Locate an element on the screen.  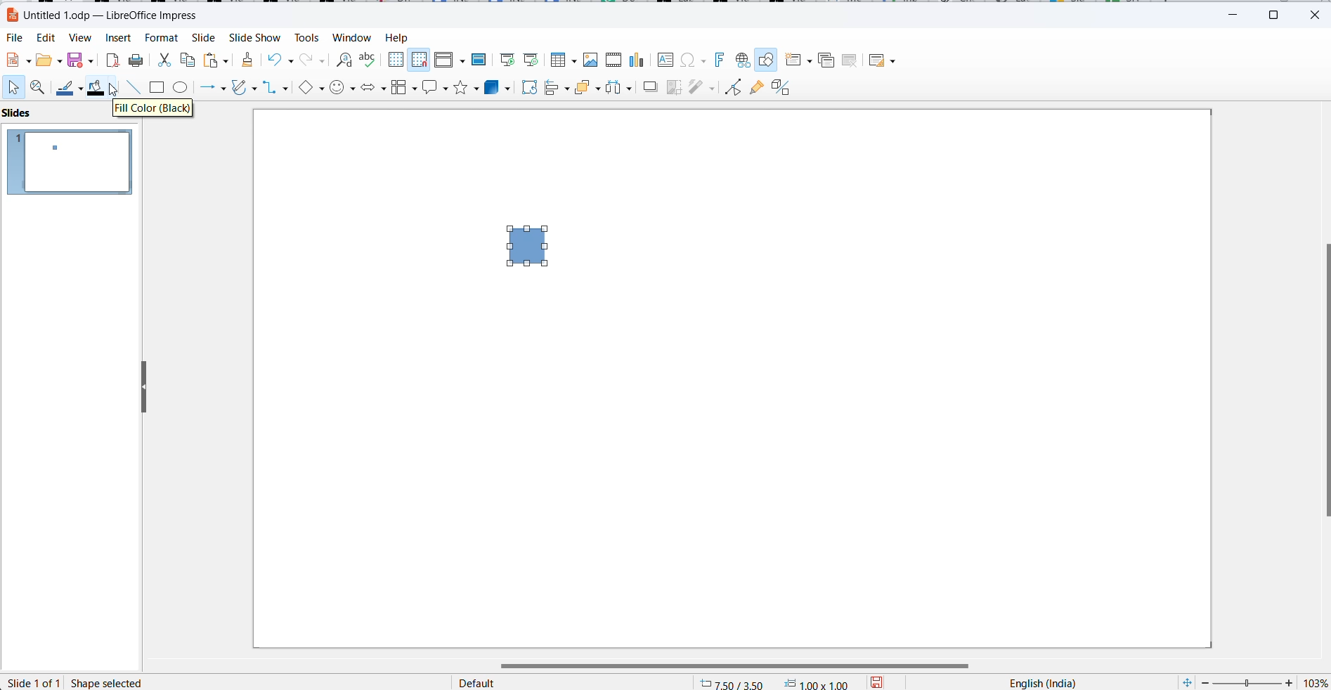
help is located at coordinates (396, 37).